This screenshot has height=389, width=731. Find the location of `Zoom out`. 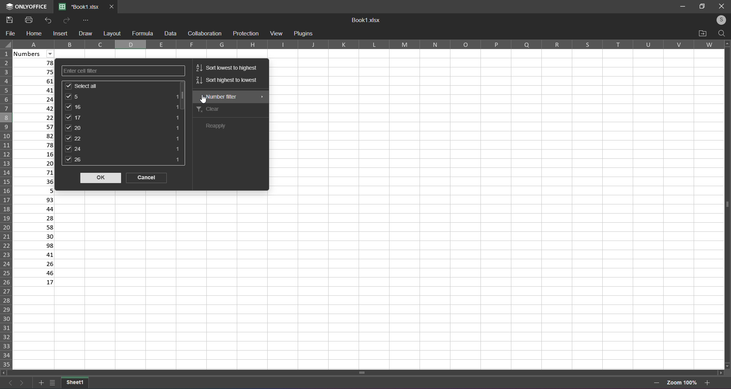

Zoom out is located at coordinates (656, 383).